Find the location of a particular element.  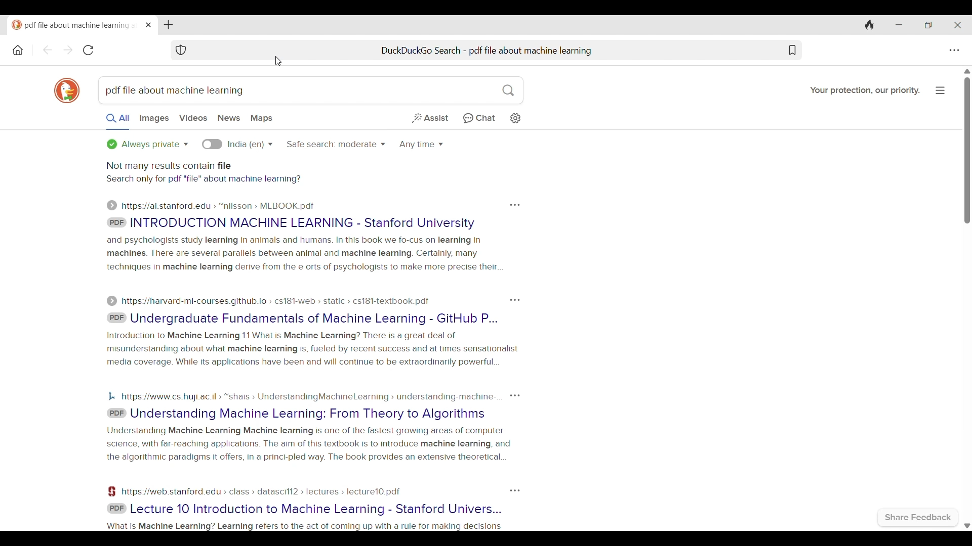

Your protection, our priority. is located at coordinates (865, 91).